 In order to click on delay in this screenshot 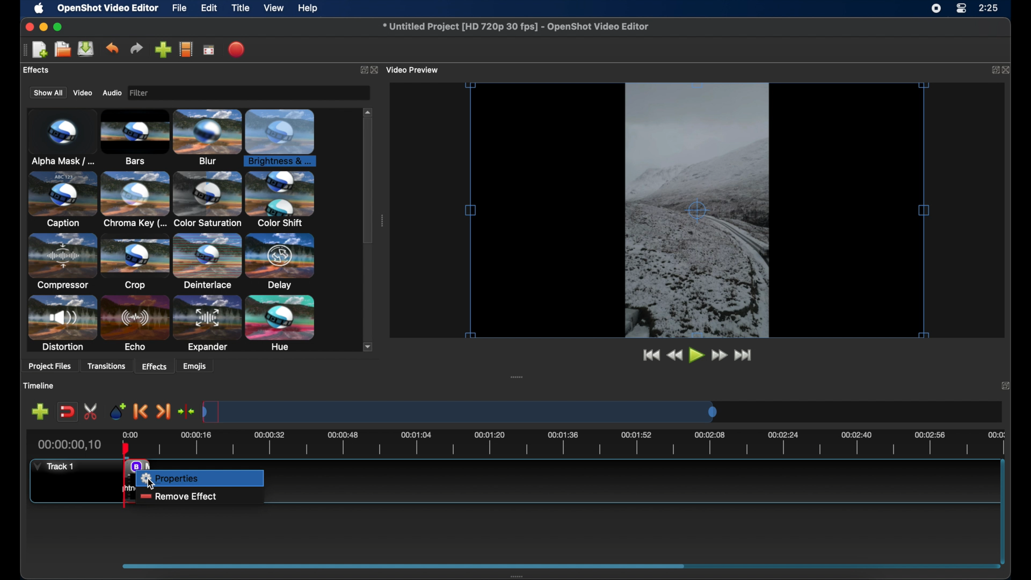, I will do `click(280, 262)`.